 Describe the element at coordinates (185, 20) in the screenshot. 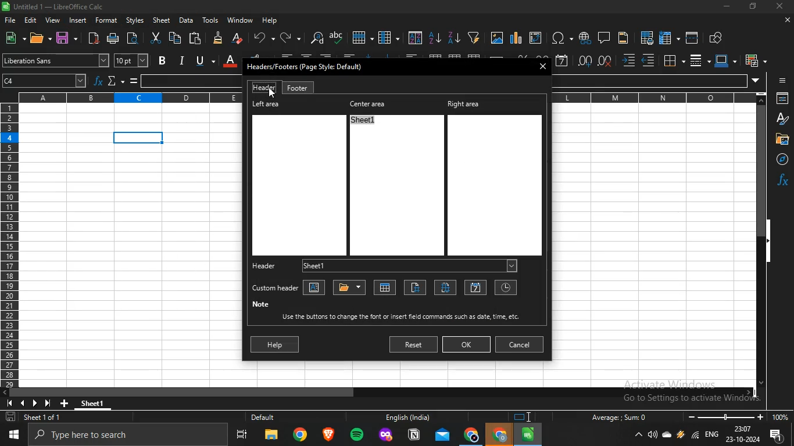

I see `data` at that location.